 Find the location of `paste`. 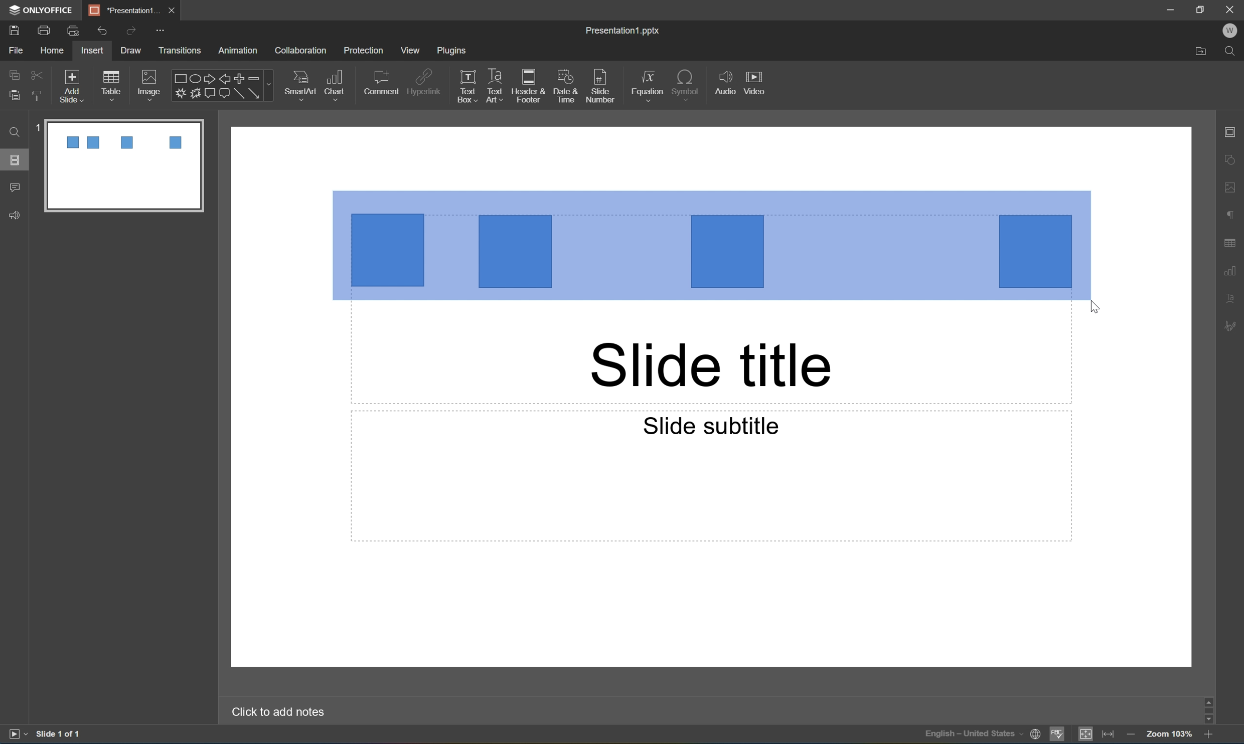

paste is located at coordinates (16, 96).